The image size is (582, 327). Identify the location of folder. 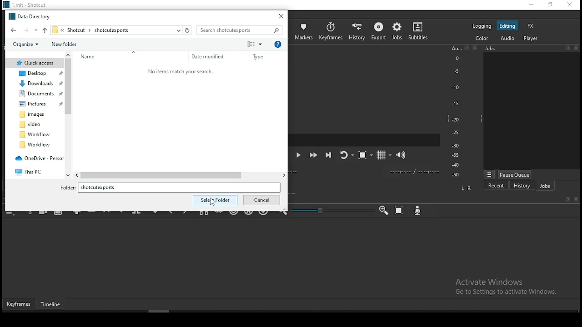
(172, 187).